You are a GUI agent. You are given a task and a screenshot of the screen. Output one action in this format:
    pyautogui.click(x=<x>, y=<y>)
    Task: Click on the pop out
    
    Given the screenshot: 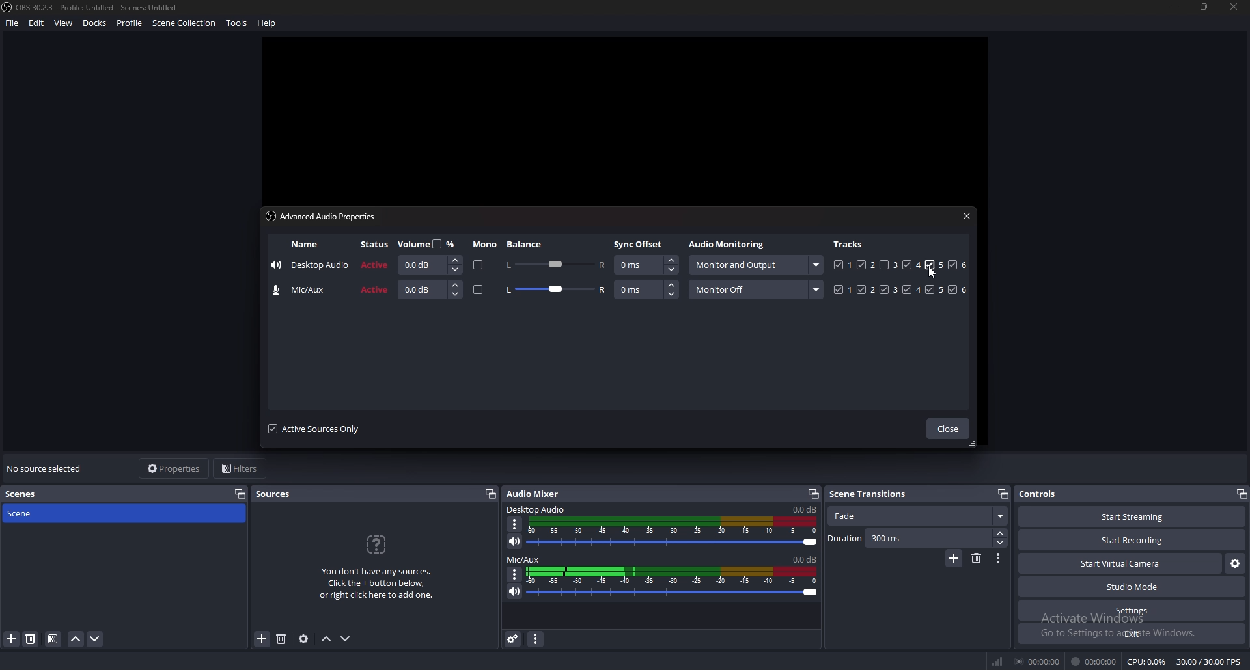 What is the action you would take?
    pyautogui.click(x=491, y=494)
    